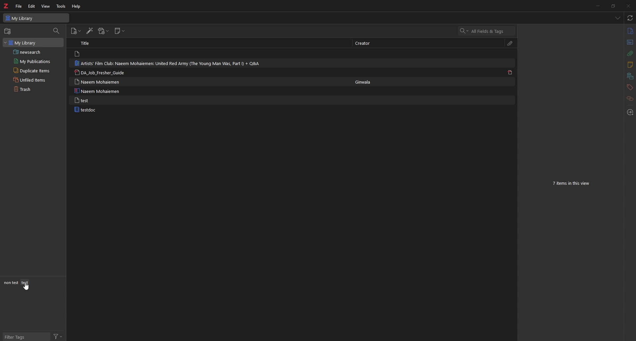 The width and height of the screenshot is (636, 341). Describe the element at coordinates (45, 6) in the screenshot. I see `view` at that location.